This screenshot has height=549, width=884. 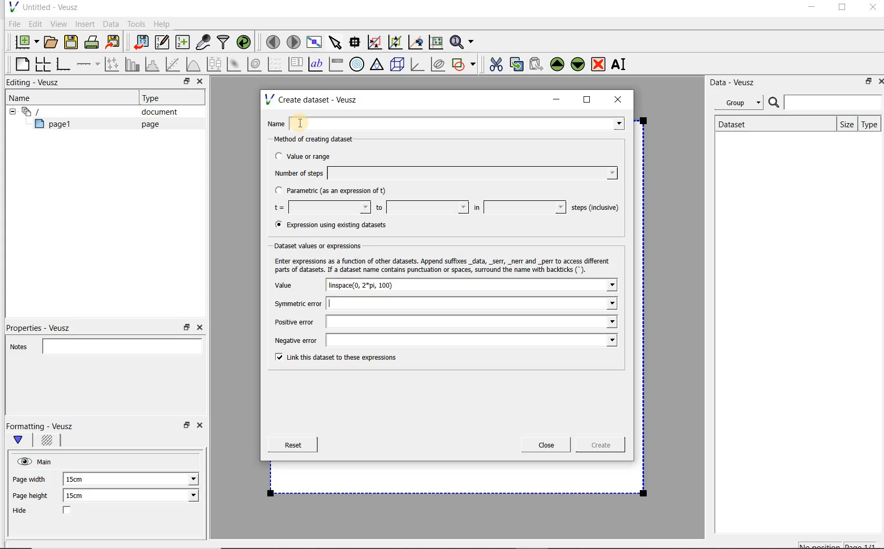 I want to click on Formatting - Veusz, so click(x=41, y=426).